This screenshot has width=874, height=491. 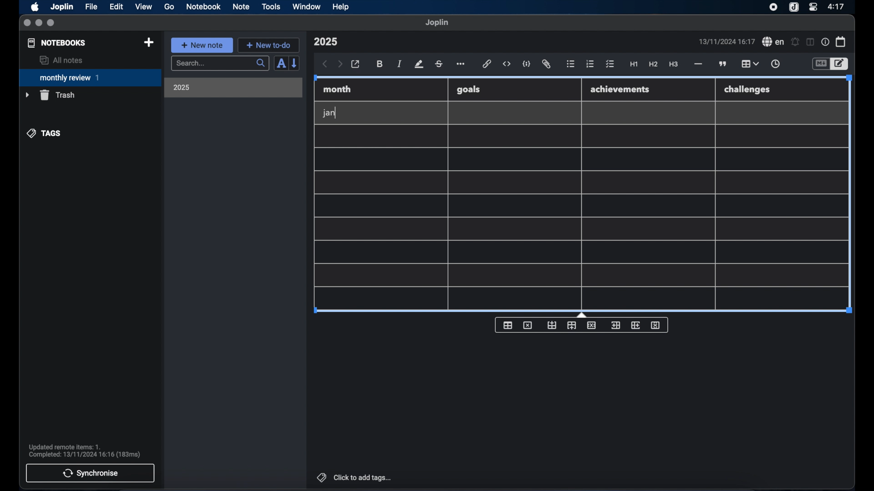 What do you see at coordinates (572, 326) in the screenshot?
I see `insert row after` at bounding box center [572, 326].